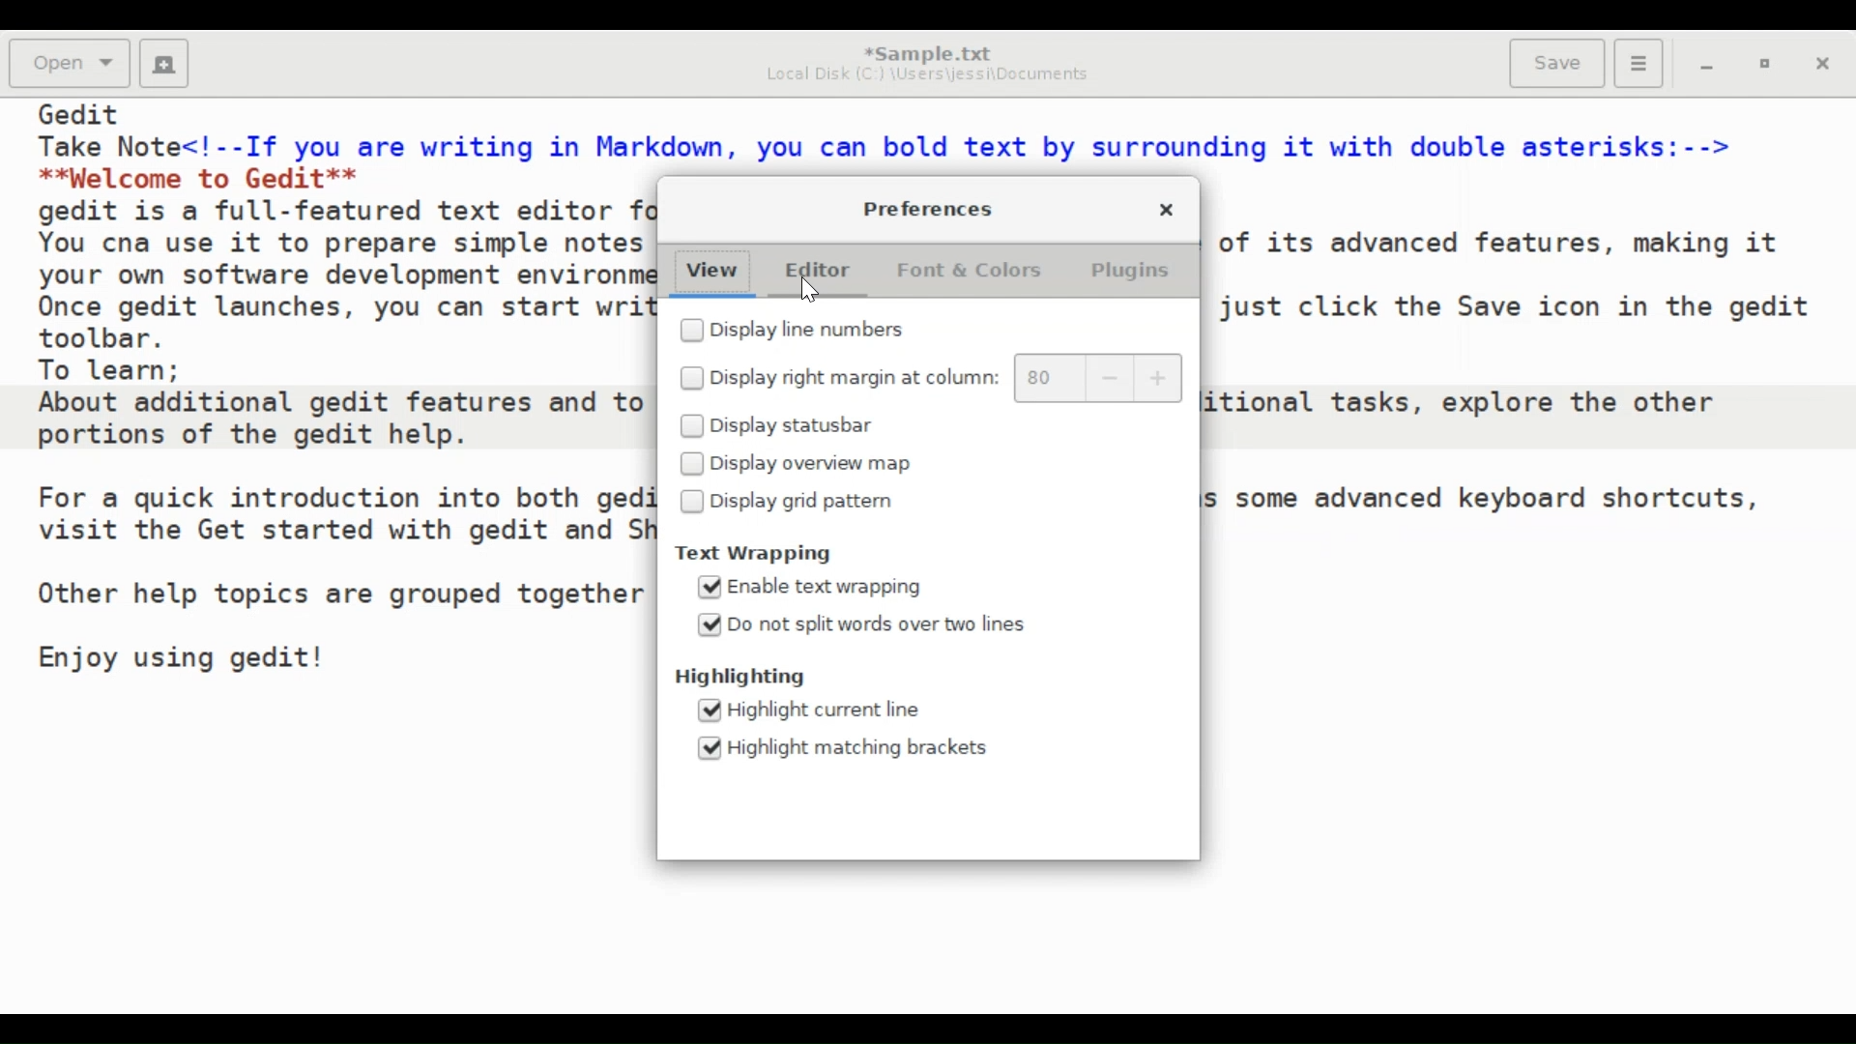  What do you see at coordinates (797, 463) in the screenshot?
I see `(un)select Display overview map` at bounding box center [797, 463].